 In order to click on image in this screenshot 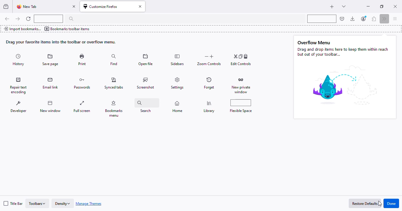, I will do `click(346, 91)`.